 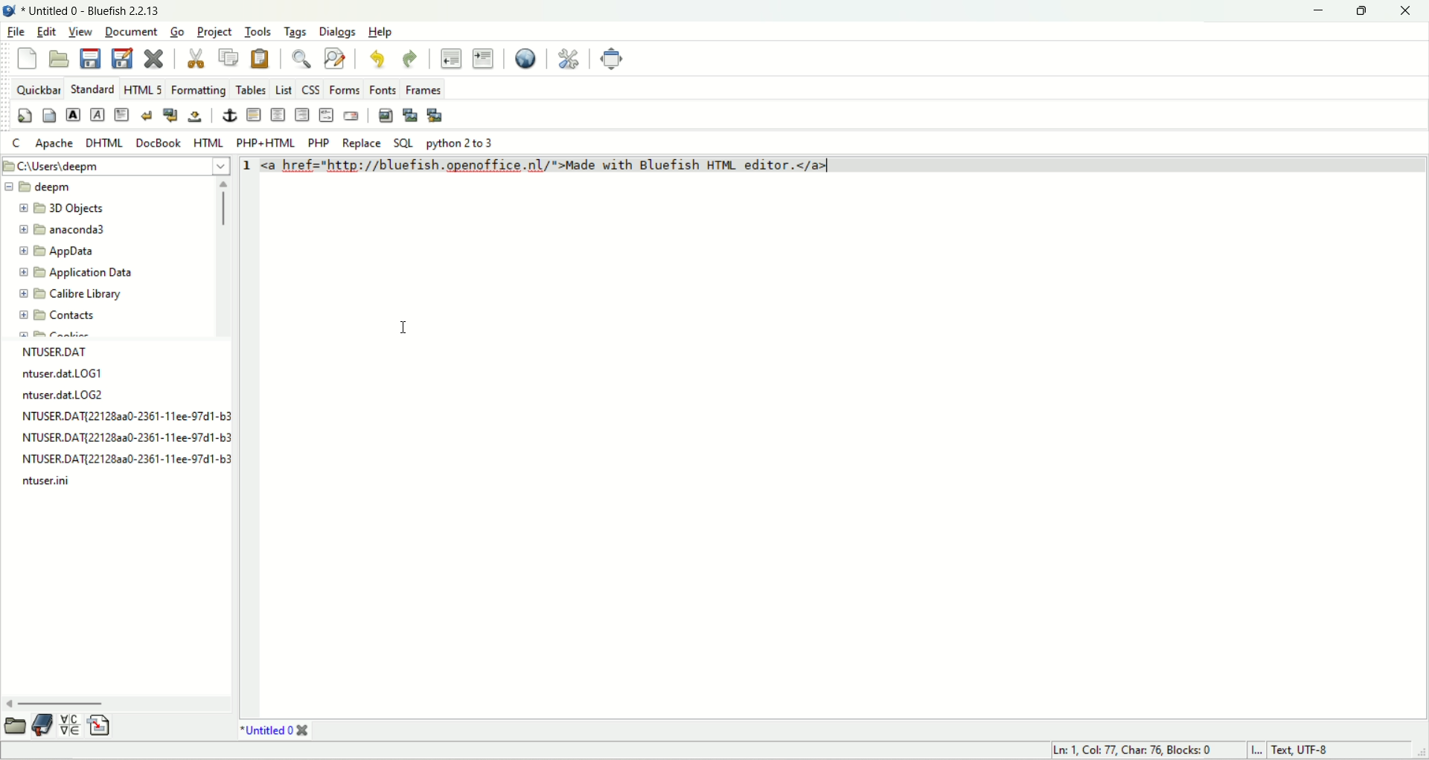 I want to click on open, so click(x=13, y=727).